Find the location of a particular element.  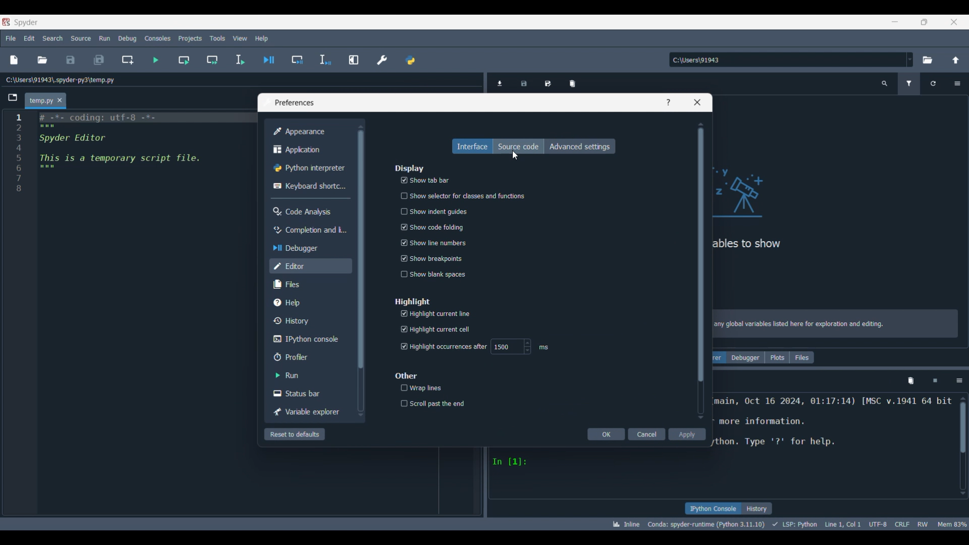

Search menu is located at coordinates (52, 38).